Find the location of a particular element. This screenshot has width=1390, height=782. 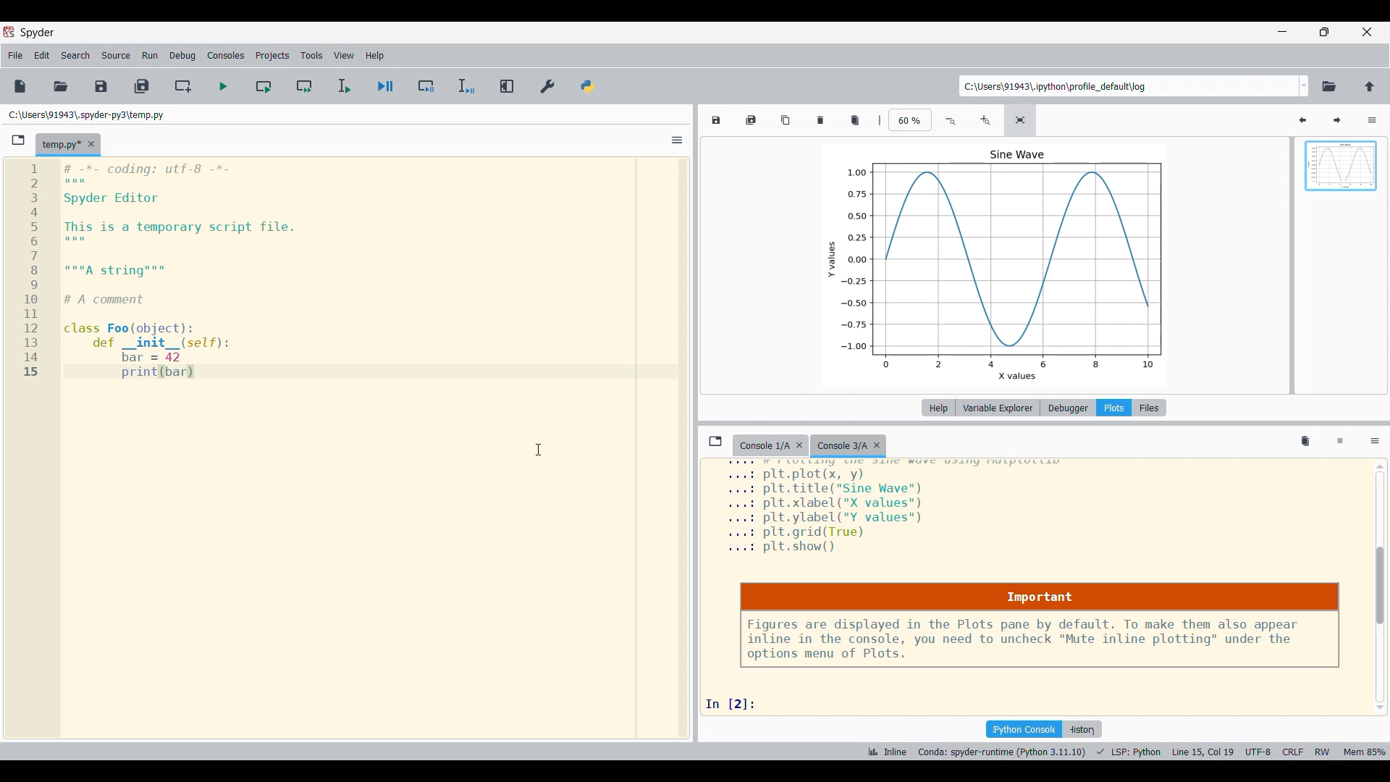

Change to parent directory is located at coordinates (1370, 86).